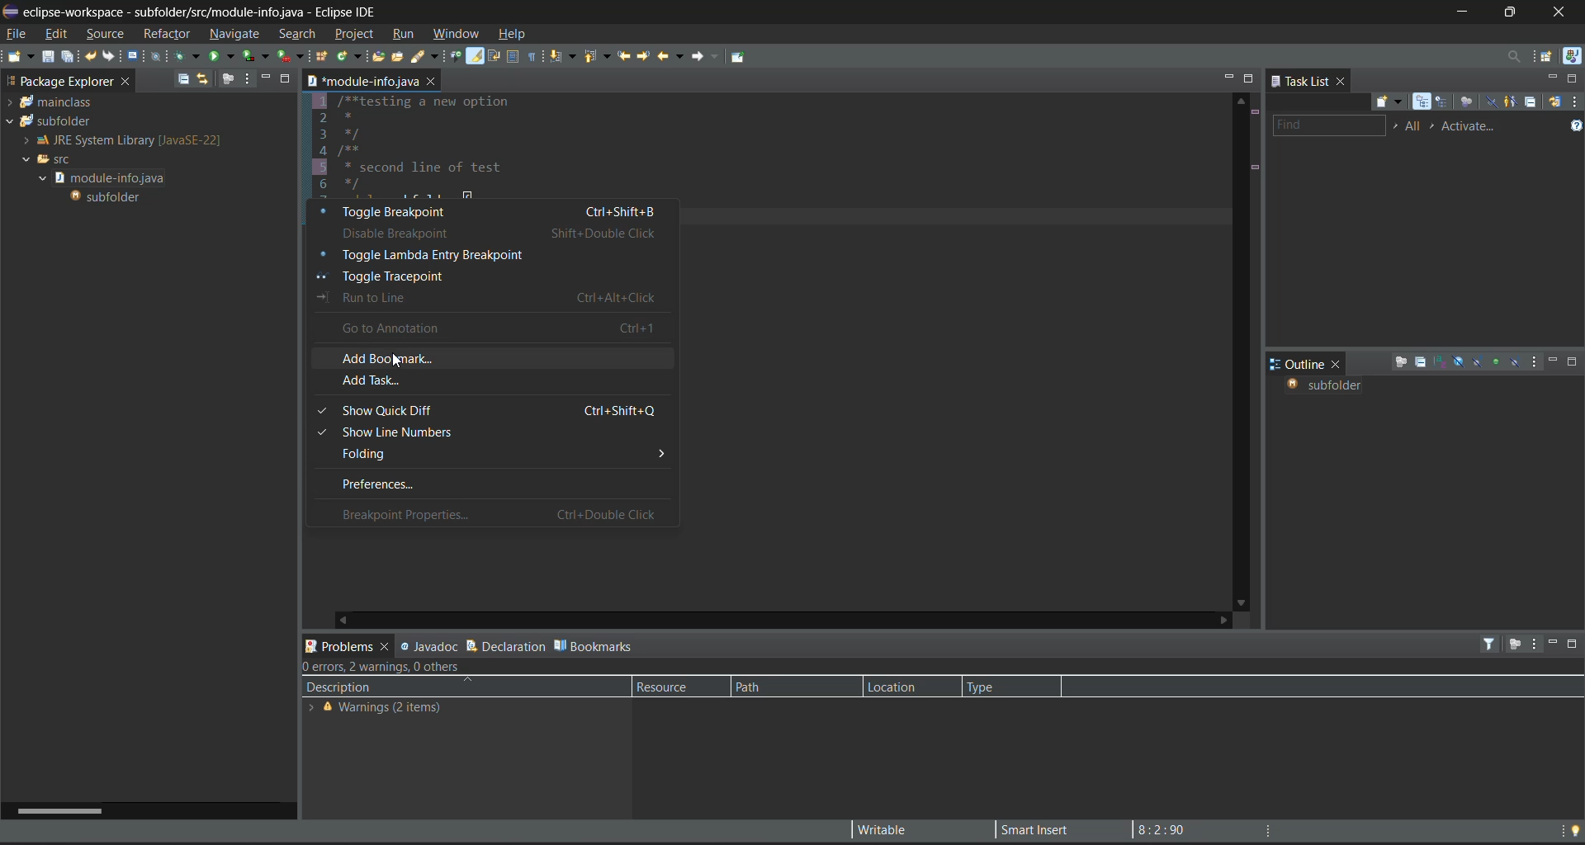 The image size is (1585, 845). I want to click on maximize, so click(1516, 10).